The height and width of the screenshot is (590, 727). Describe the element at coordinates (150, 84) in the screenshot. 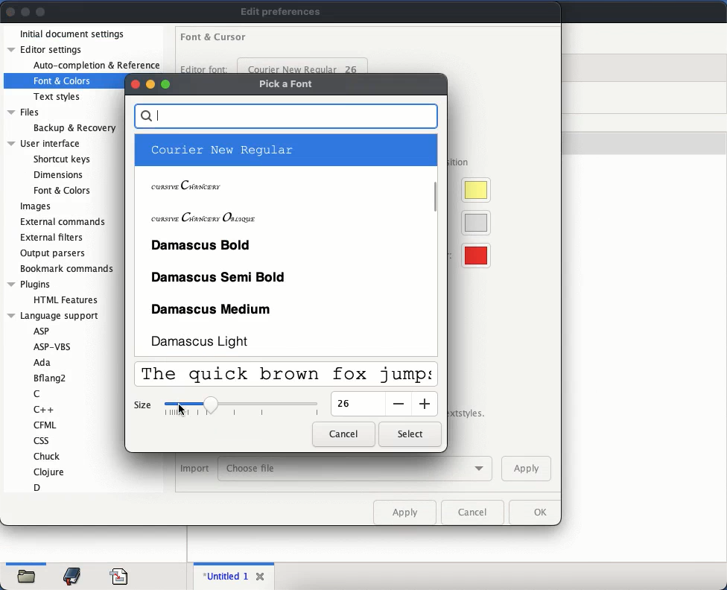

I see `minimize` at that location.